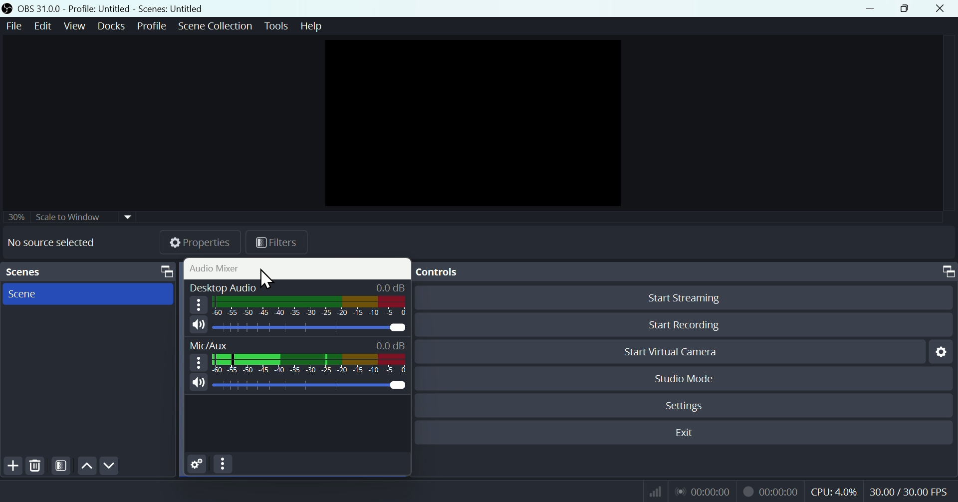 The height and width of the screenshot is (502, 958). What do you see at coordinates (872, 8) in the screenshot?
I see `minimise` at bounding box center [872, 8].